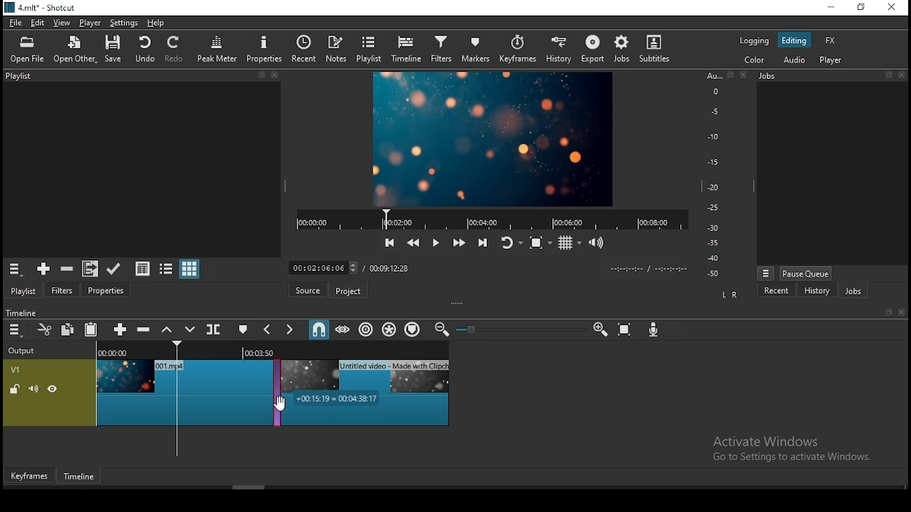  I want to click on keyframes, so click(520, 49).